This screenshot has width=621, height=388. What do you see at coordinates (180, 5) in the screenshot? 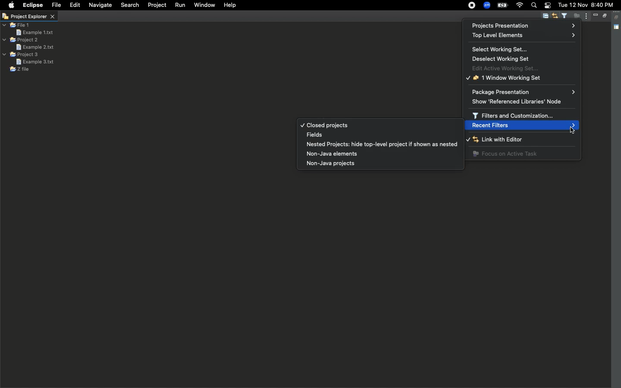
I see `Run` at bounding box center [180, 5].